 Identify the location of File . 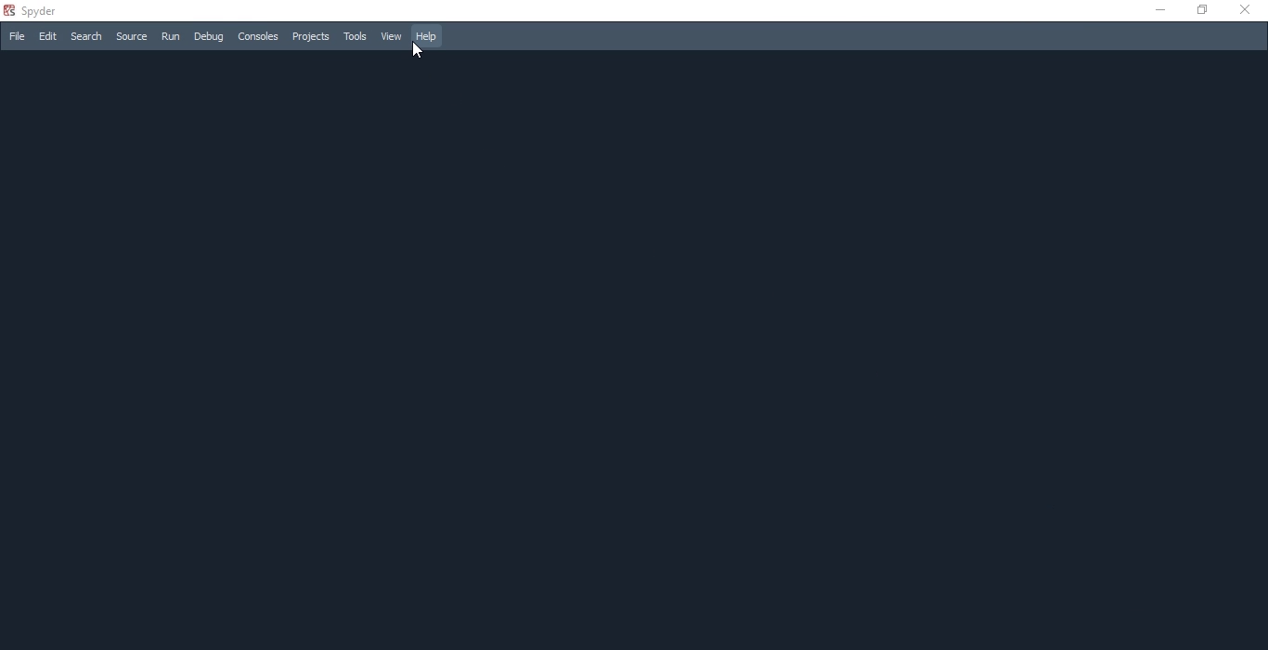
(15, 36).